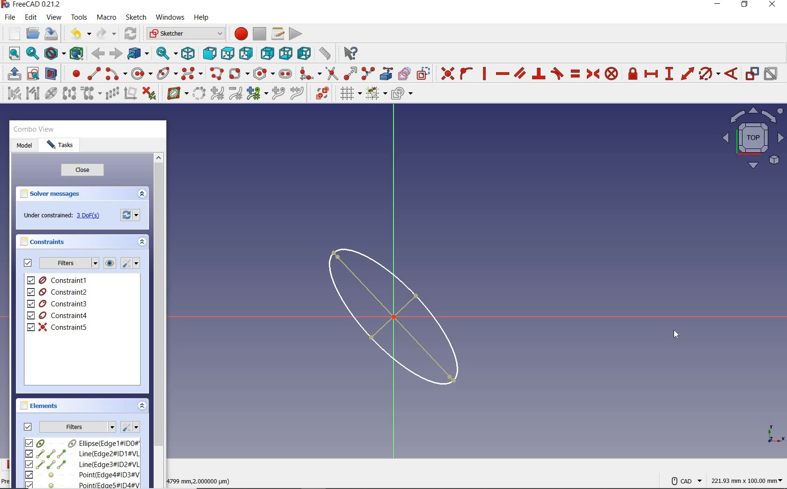  Describe the element at coordinates (158, 319) in the screenshot. I see `scrollbar` at that location.